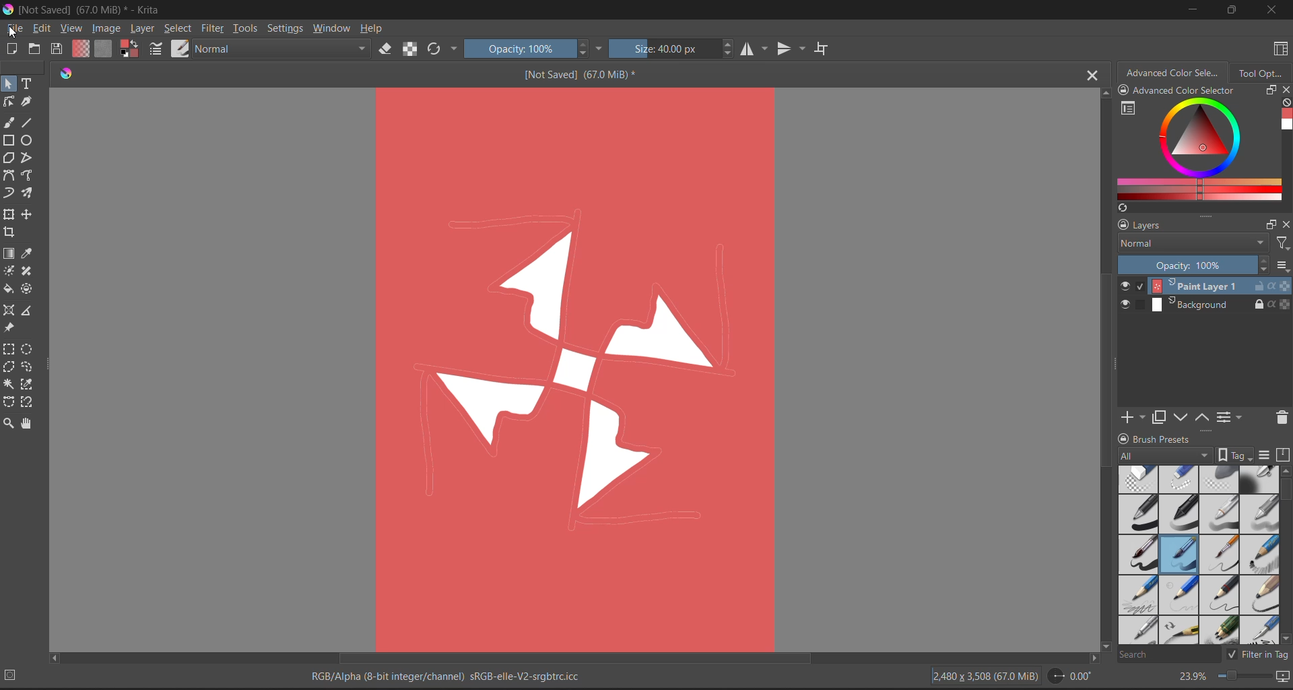 The height and width of the screenshot is (690, 1293). What do you see at coordinates (9, 270) in the screenshot?
I see `tools` at bounding box center [9, 270].